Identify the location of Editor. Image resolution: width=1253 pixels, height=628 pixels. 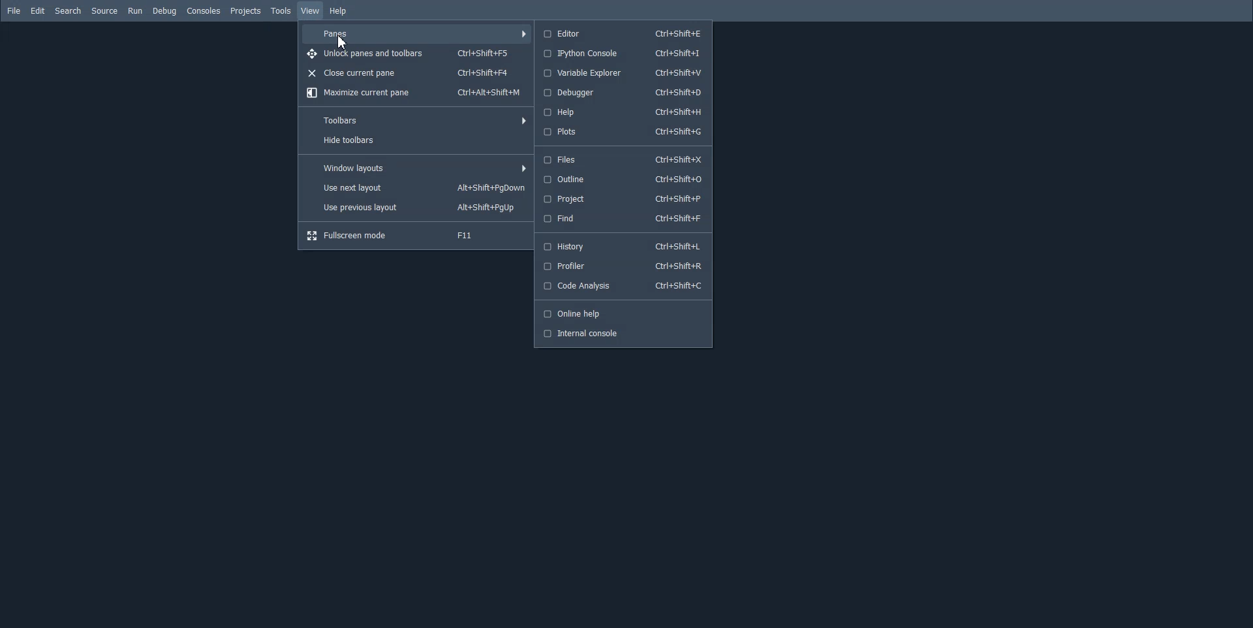
(621, 33).